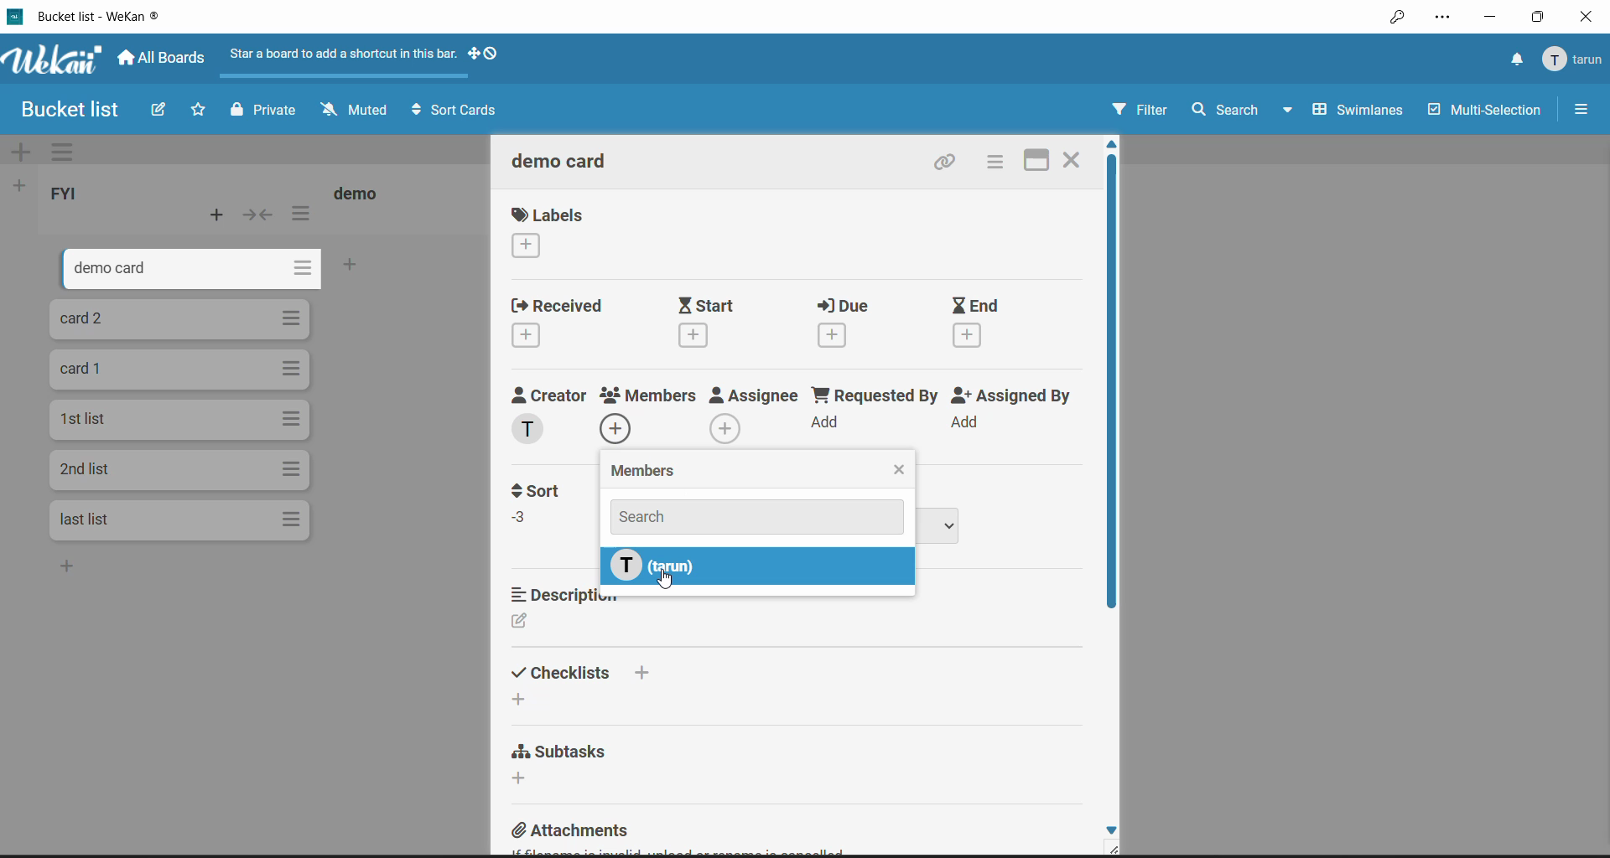  What do you see at coordinates (757, 566) in the screenshot?
I see `list of members` at bounding box center [757, 566].